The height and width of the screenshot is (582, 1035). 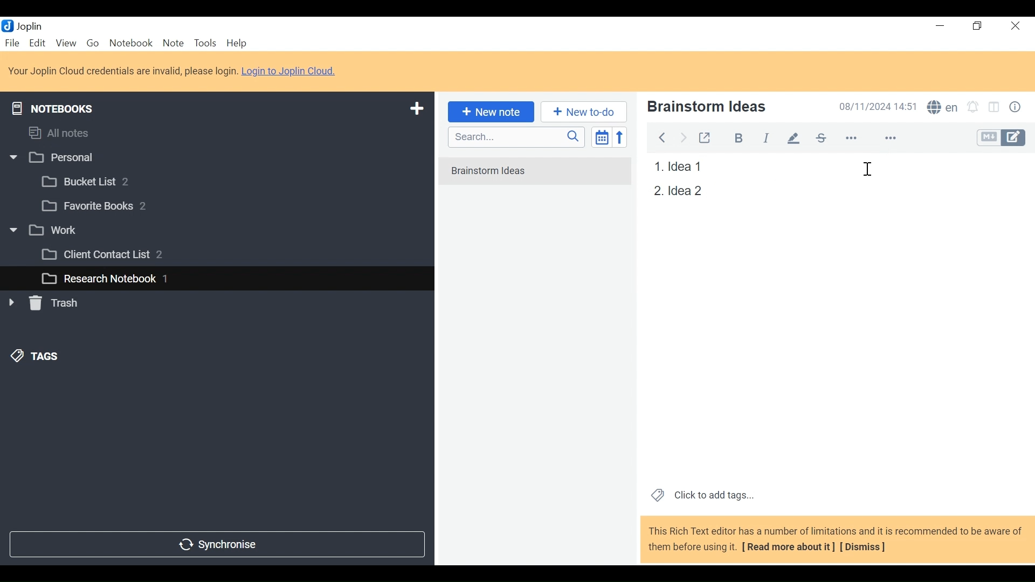 What do you see at coordinates (729, 108) in the screenshot?
I see `Note Name` at bounding box center [729, 108].